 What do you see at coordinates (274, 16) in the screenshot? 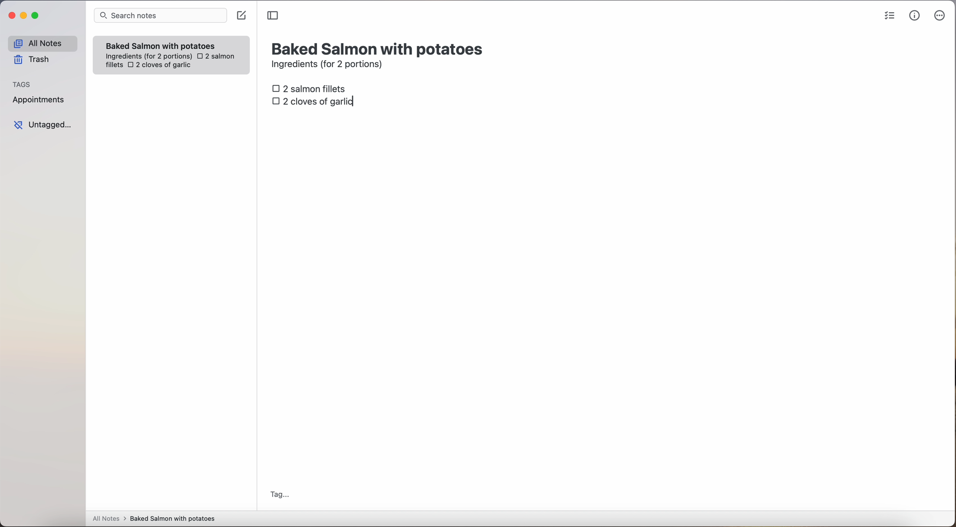
I see `toggle sidebar` at bounding box center [274, 16].